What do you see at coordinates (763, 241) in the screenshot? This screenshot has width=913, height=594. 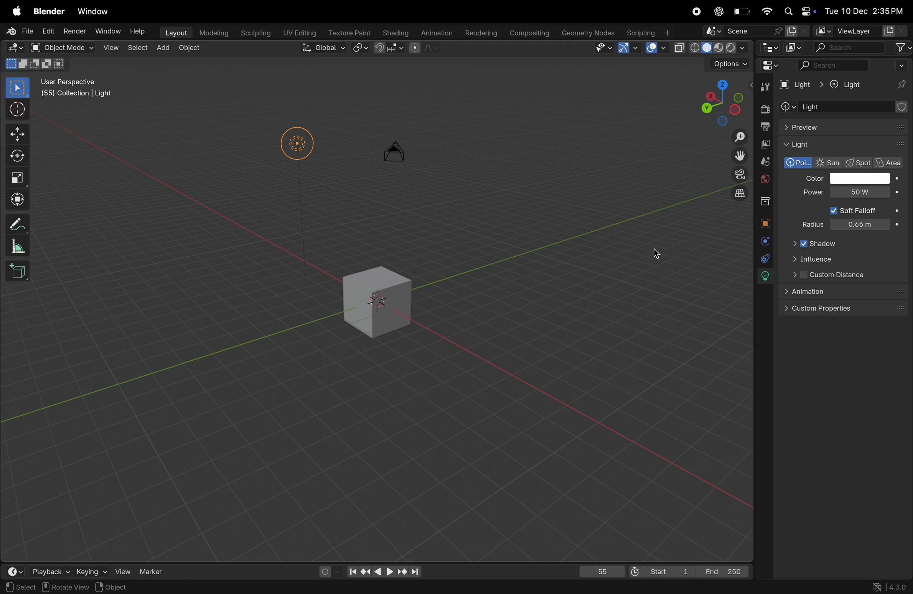 I see `physics` at bounding box center [763, 241].